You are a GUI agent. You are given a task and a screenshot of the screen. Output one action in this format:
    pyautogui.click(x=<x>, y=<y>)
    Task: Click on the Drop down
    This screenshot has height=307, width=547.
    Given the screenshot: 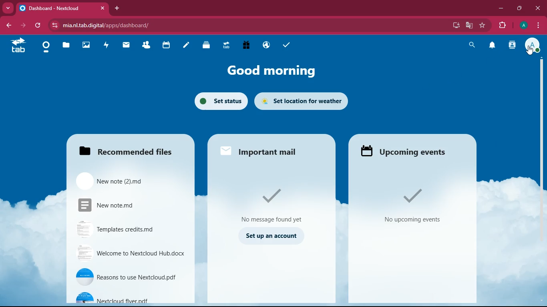 What is the action you would take?
    pyautogui.click(x=8, y=8)
    